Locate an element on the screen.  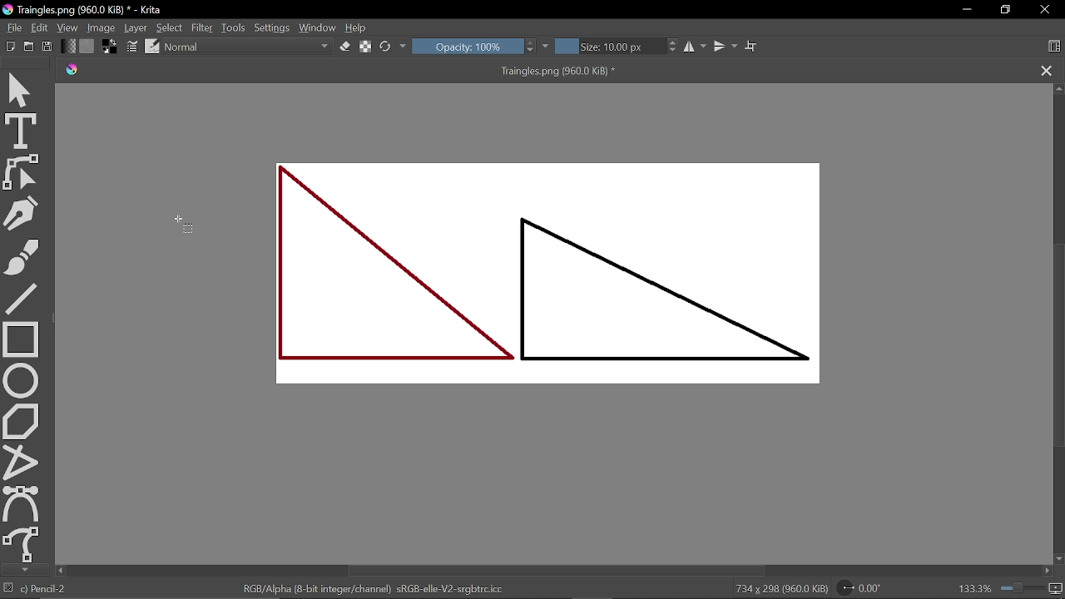
Close tab is located at coordinates (1046, 72).